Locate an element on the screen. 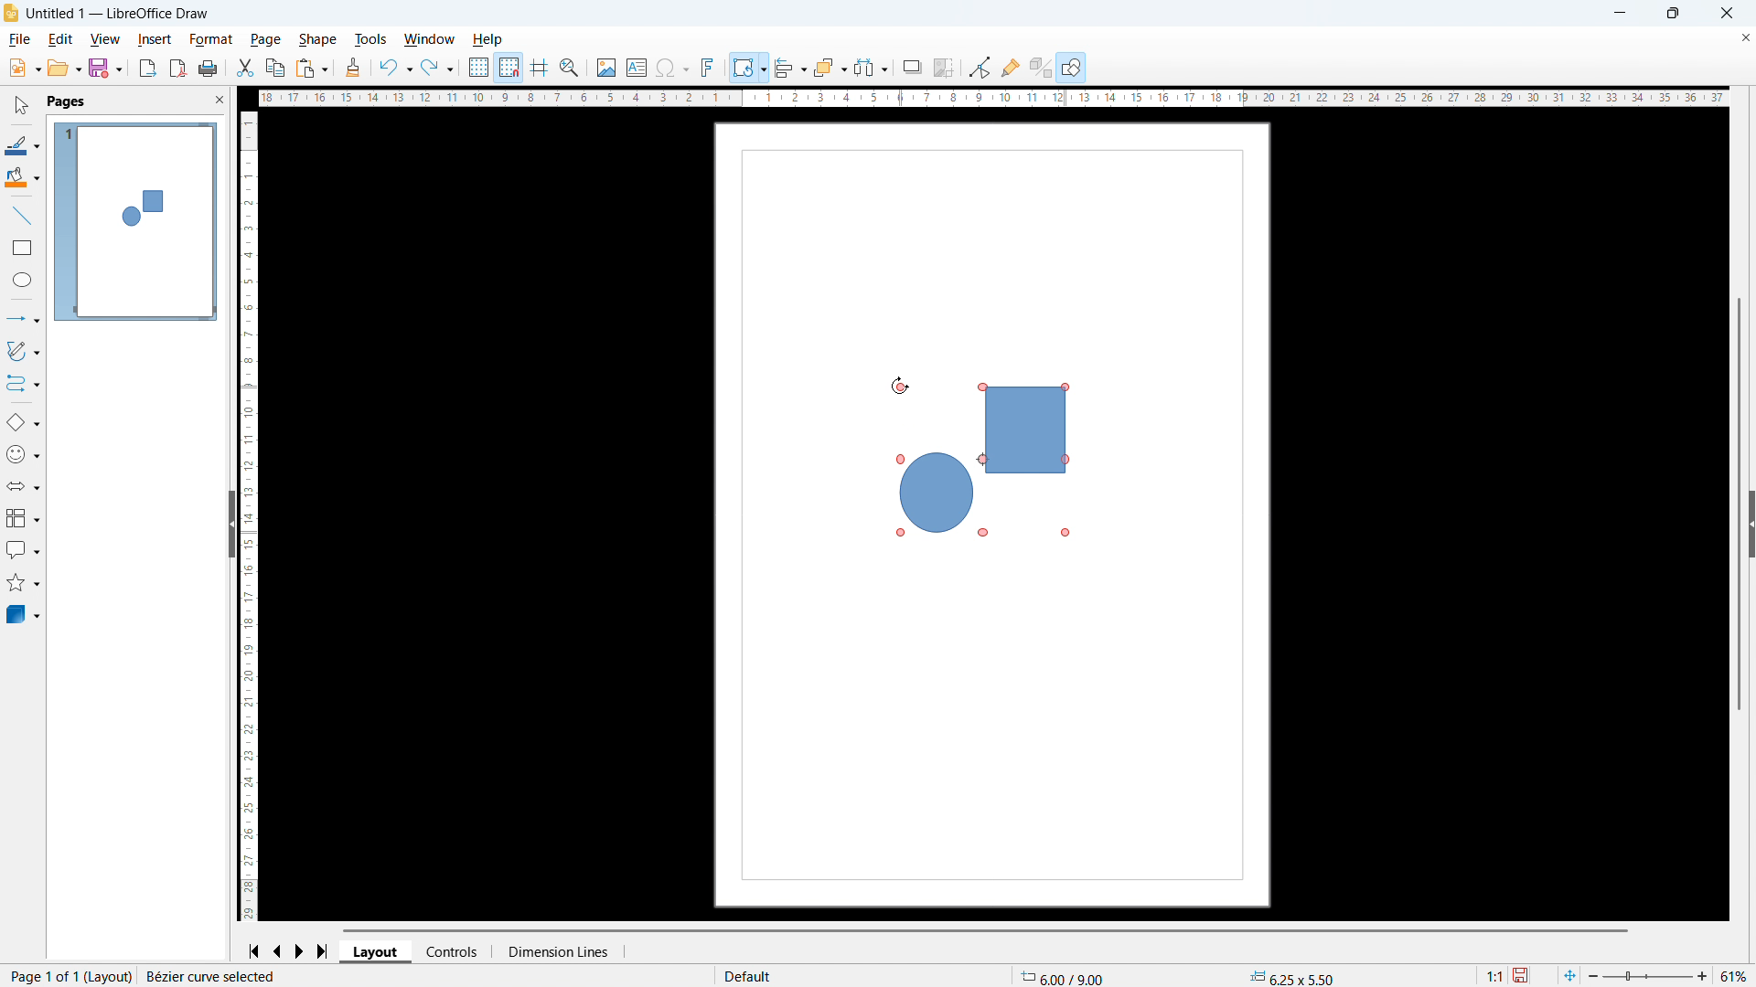 This screenshot has height=987, width=1756. Insert symbols  is located at coordinates (672, 68).